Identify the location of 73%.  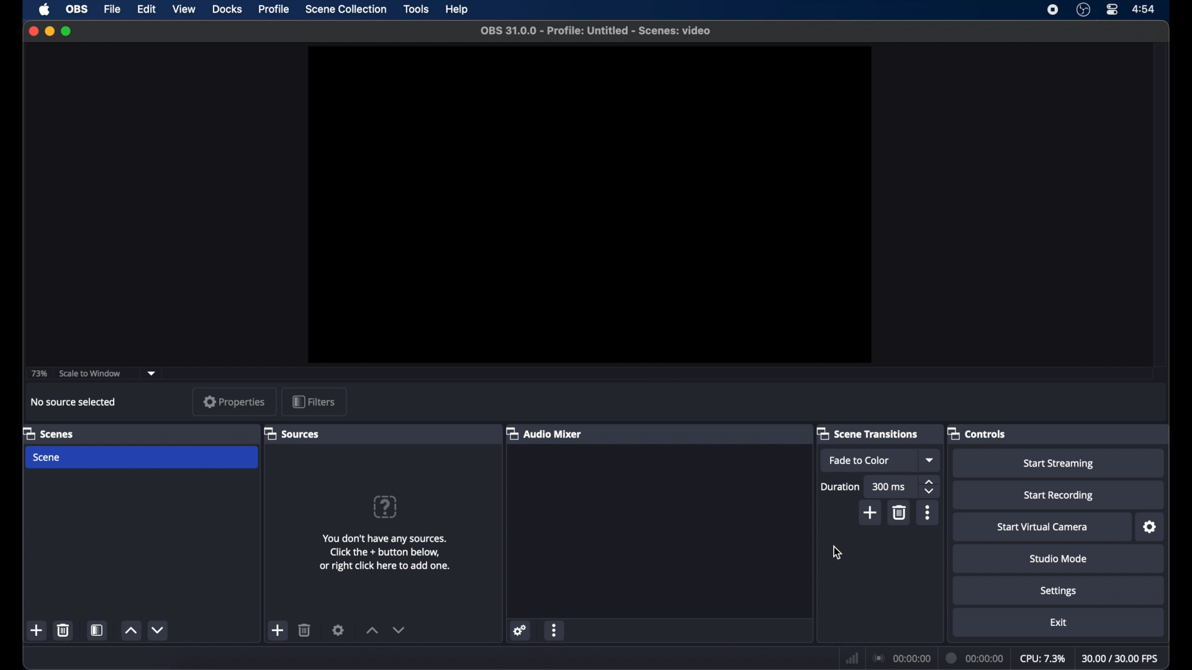
(38, 374).